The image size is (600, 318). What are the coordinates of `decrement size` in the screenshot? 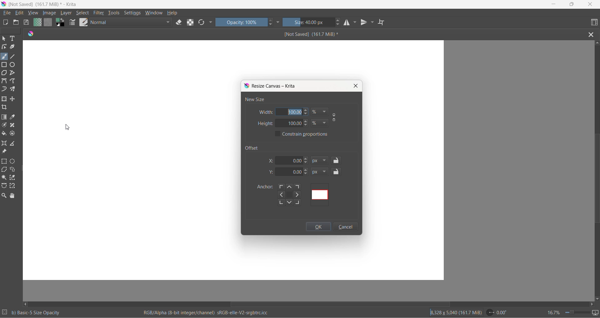 It's located at (340, 25).